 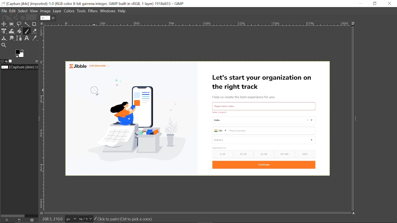 I want to click on This this image, so click(x=32, y=220).